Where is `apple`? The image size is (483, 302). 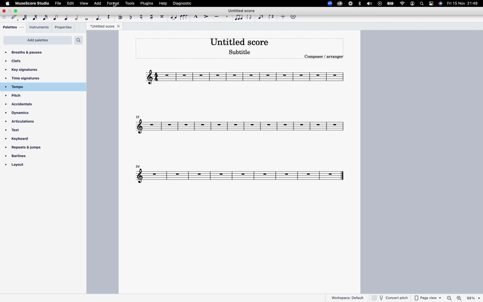 apple is located at coordinates (7, 3).